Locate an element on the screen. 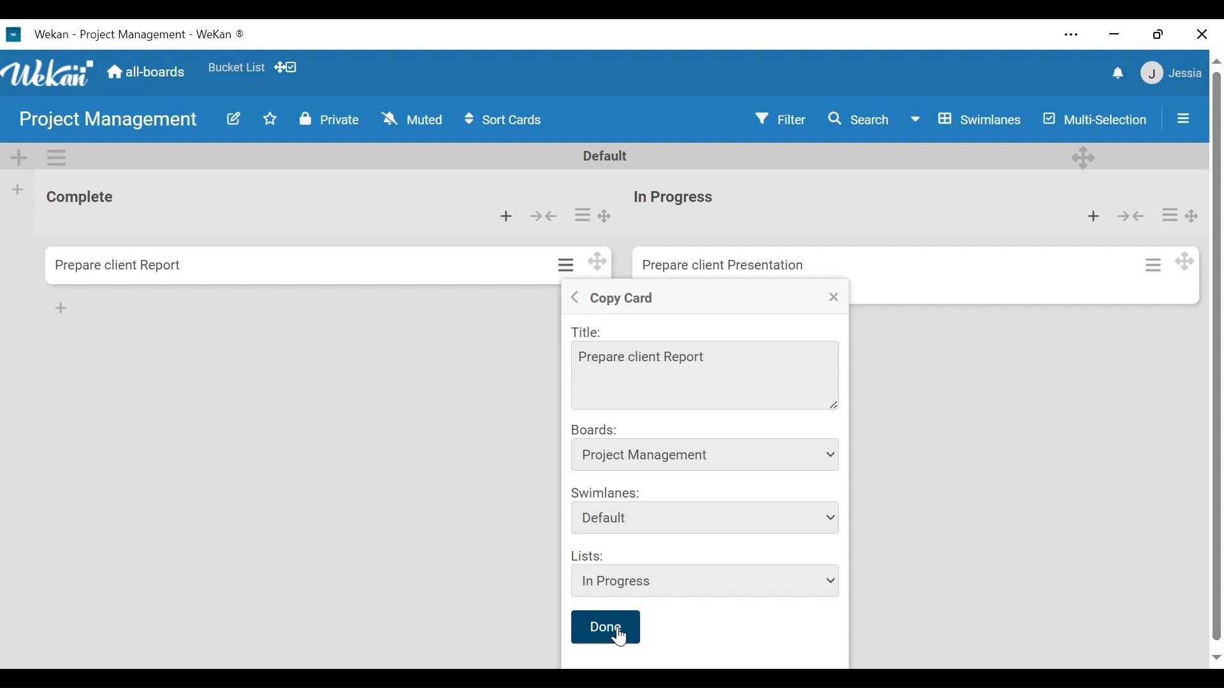 The image size is (1224, 688). Swimlane Actions is located at coordinates (58, 158).